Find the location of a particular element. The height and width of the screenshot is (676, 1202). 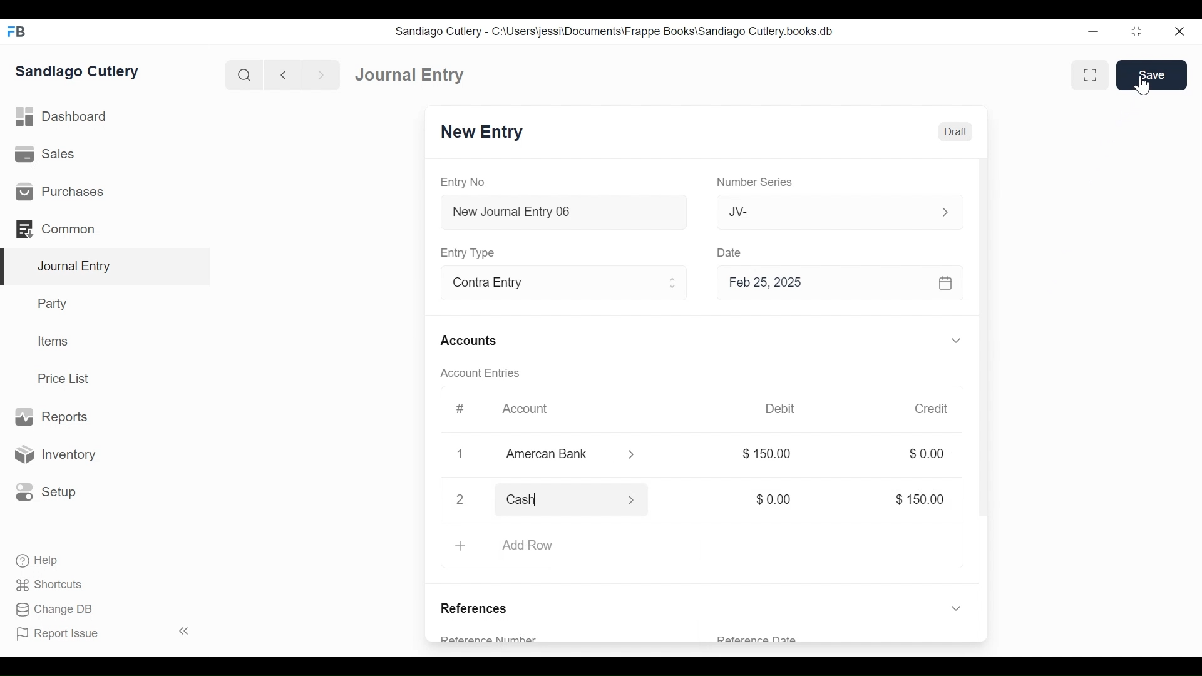

Navigate Forward is located at coordinates (322, 76).